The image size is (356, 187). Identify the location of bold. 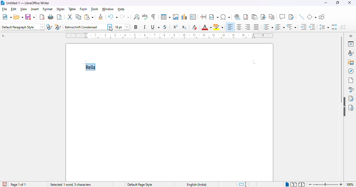
(136, 27).